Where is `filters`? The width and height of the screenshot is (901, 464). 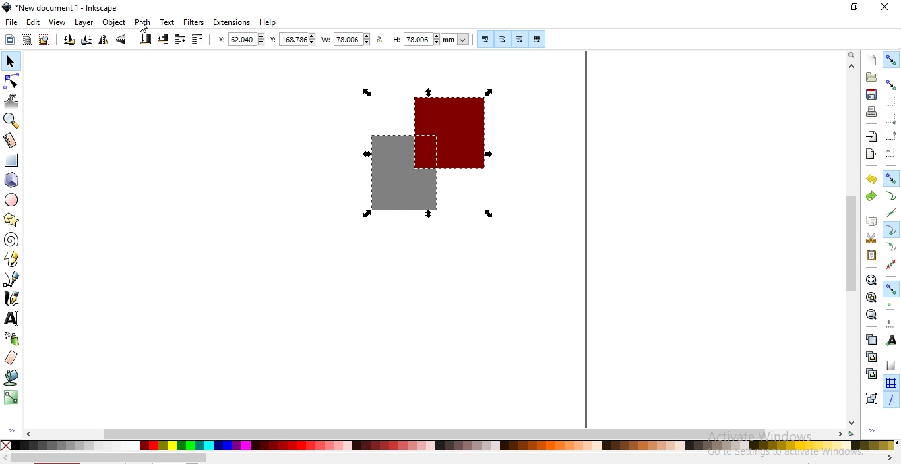 filters is located at coordinates (193, 23).